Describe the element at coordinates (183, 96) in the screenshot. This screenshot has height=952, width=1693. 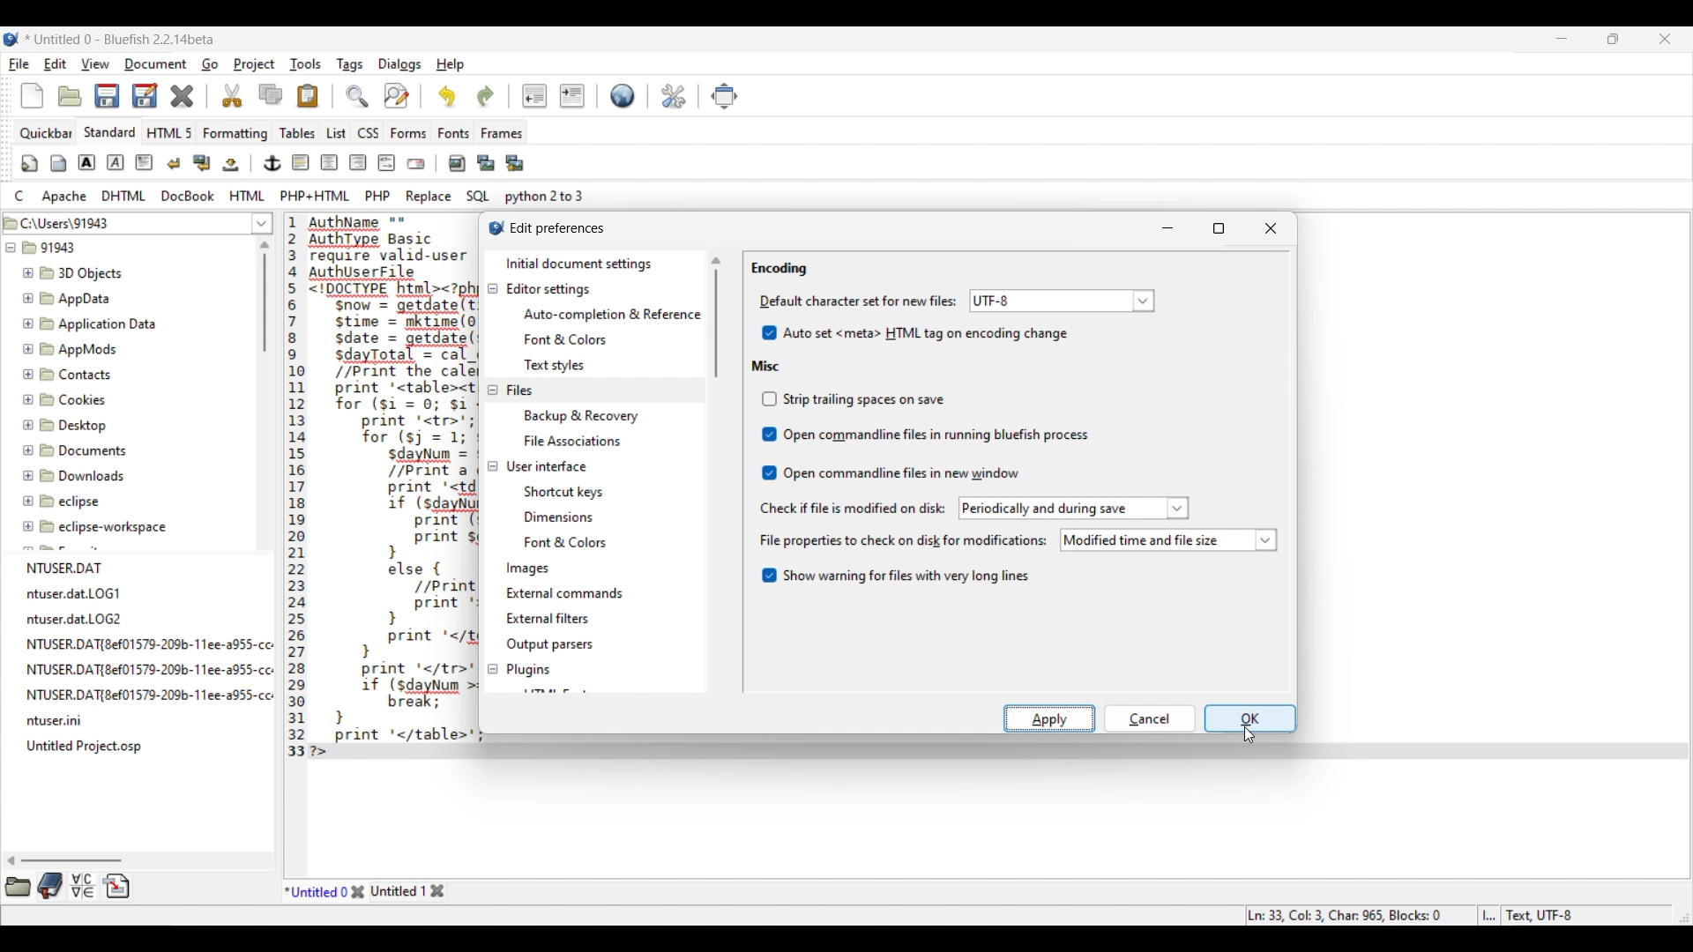
I see `Delete ` at that location.